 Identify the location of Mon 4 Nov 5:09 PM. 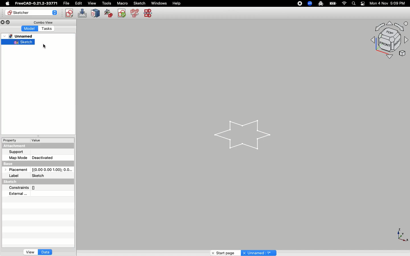
(388, 3).